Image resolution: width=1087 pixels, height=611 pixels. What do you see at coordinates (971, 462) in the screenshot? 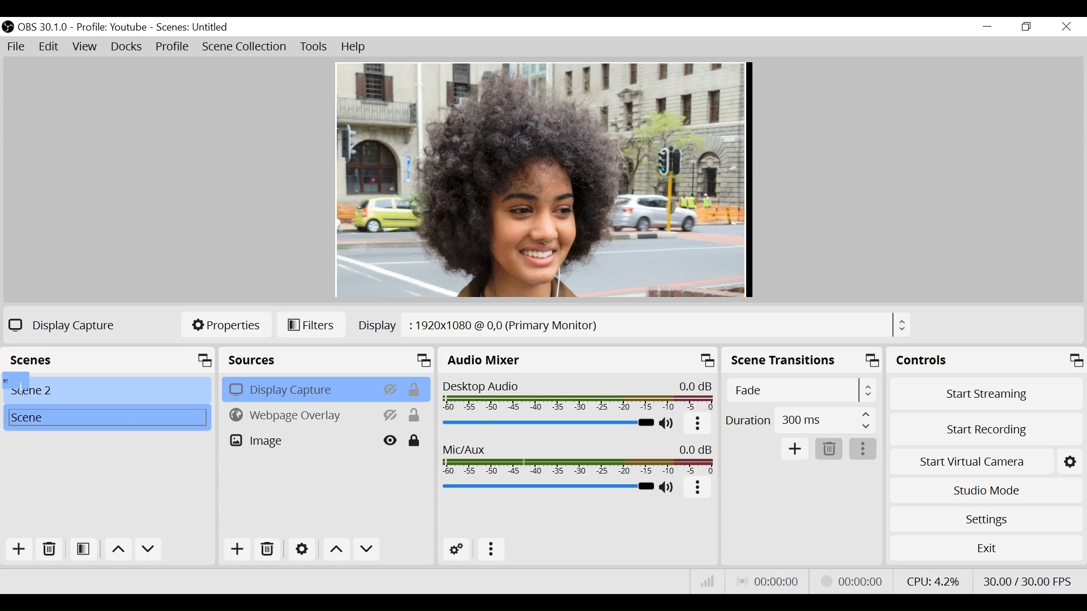
I see `Start Virtual Camera` at bounding box center [971, 462].